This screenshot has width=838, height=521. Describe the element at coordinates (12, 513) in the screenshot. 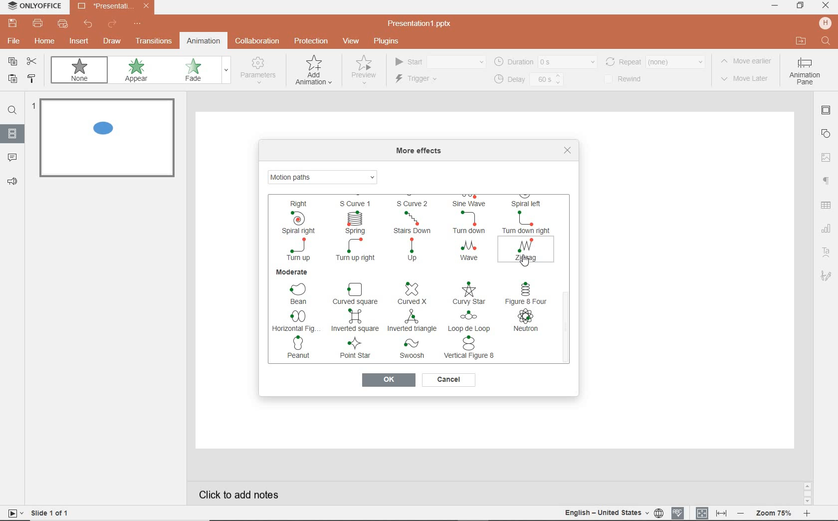

I see `start slide show` at that location.